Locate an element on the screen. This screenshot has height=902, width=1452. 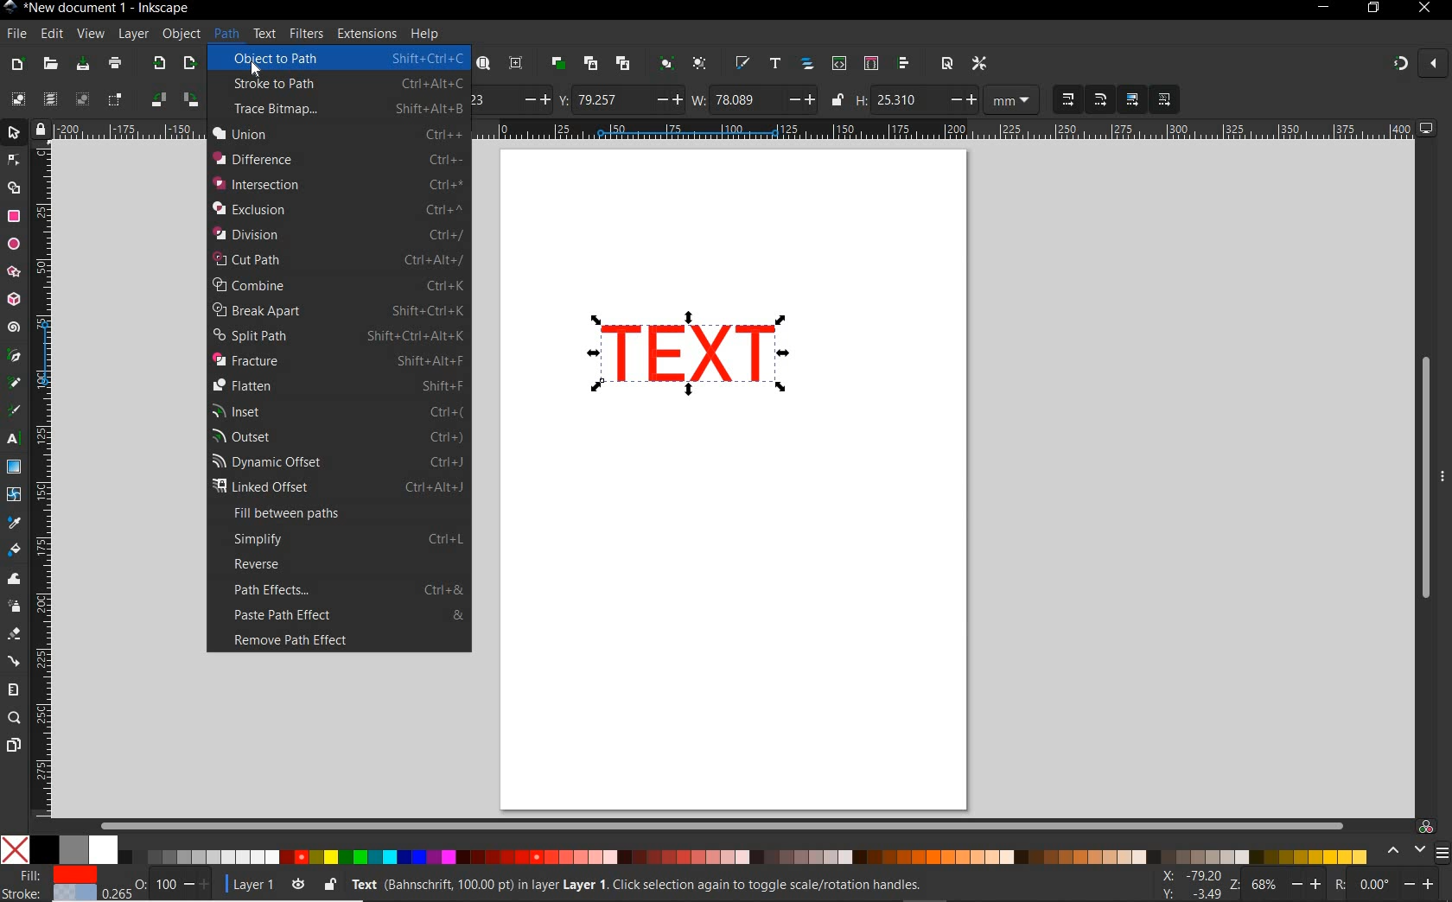
FRACTURE is located at coordinates (336, 361).